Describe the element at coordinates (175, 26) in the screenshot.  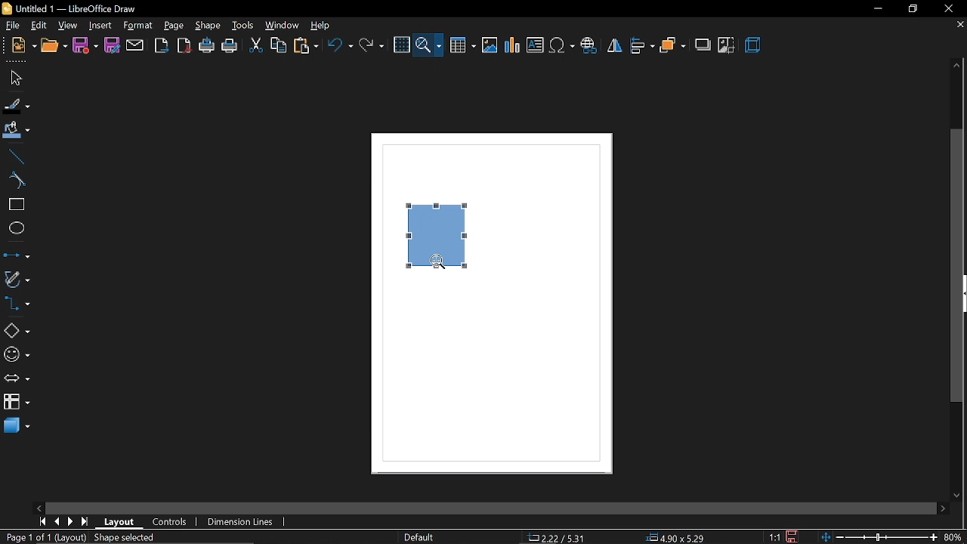
I see `page` at that location.